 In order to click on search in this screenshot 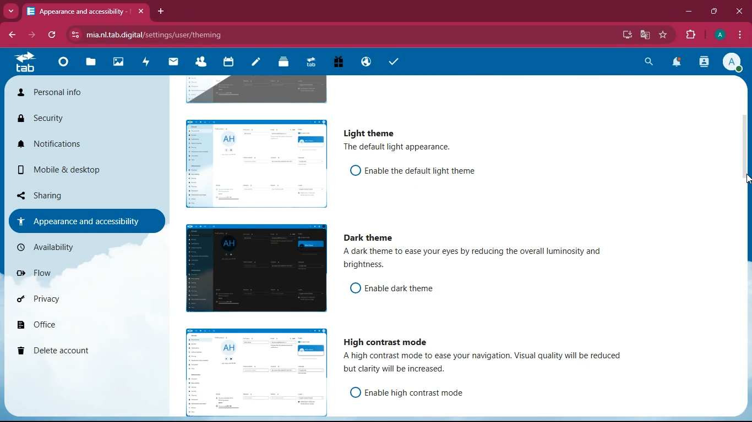, I will do `click(650, 63)`.